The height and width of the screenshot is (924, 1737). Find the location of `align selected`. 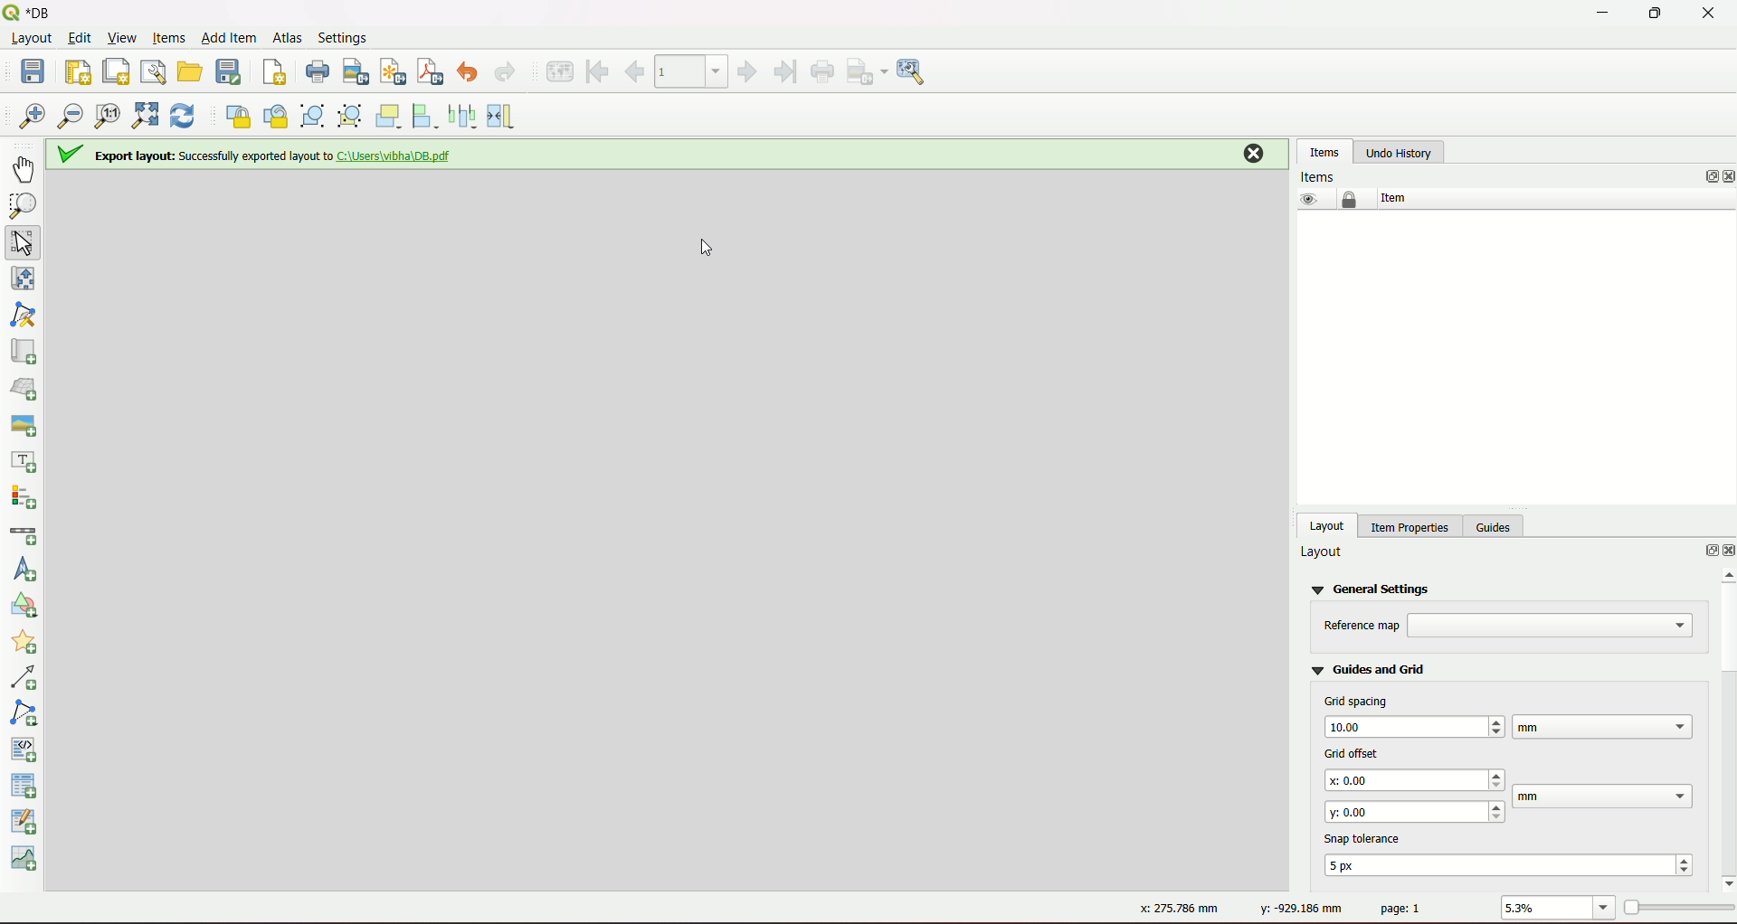

align selected is located at coordinates (427, 116).